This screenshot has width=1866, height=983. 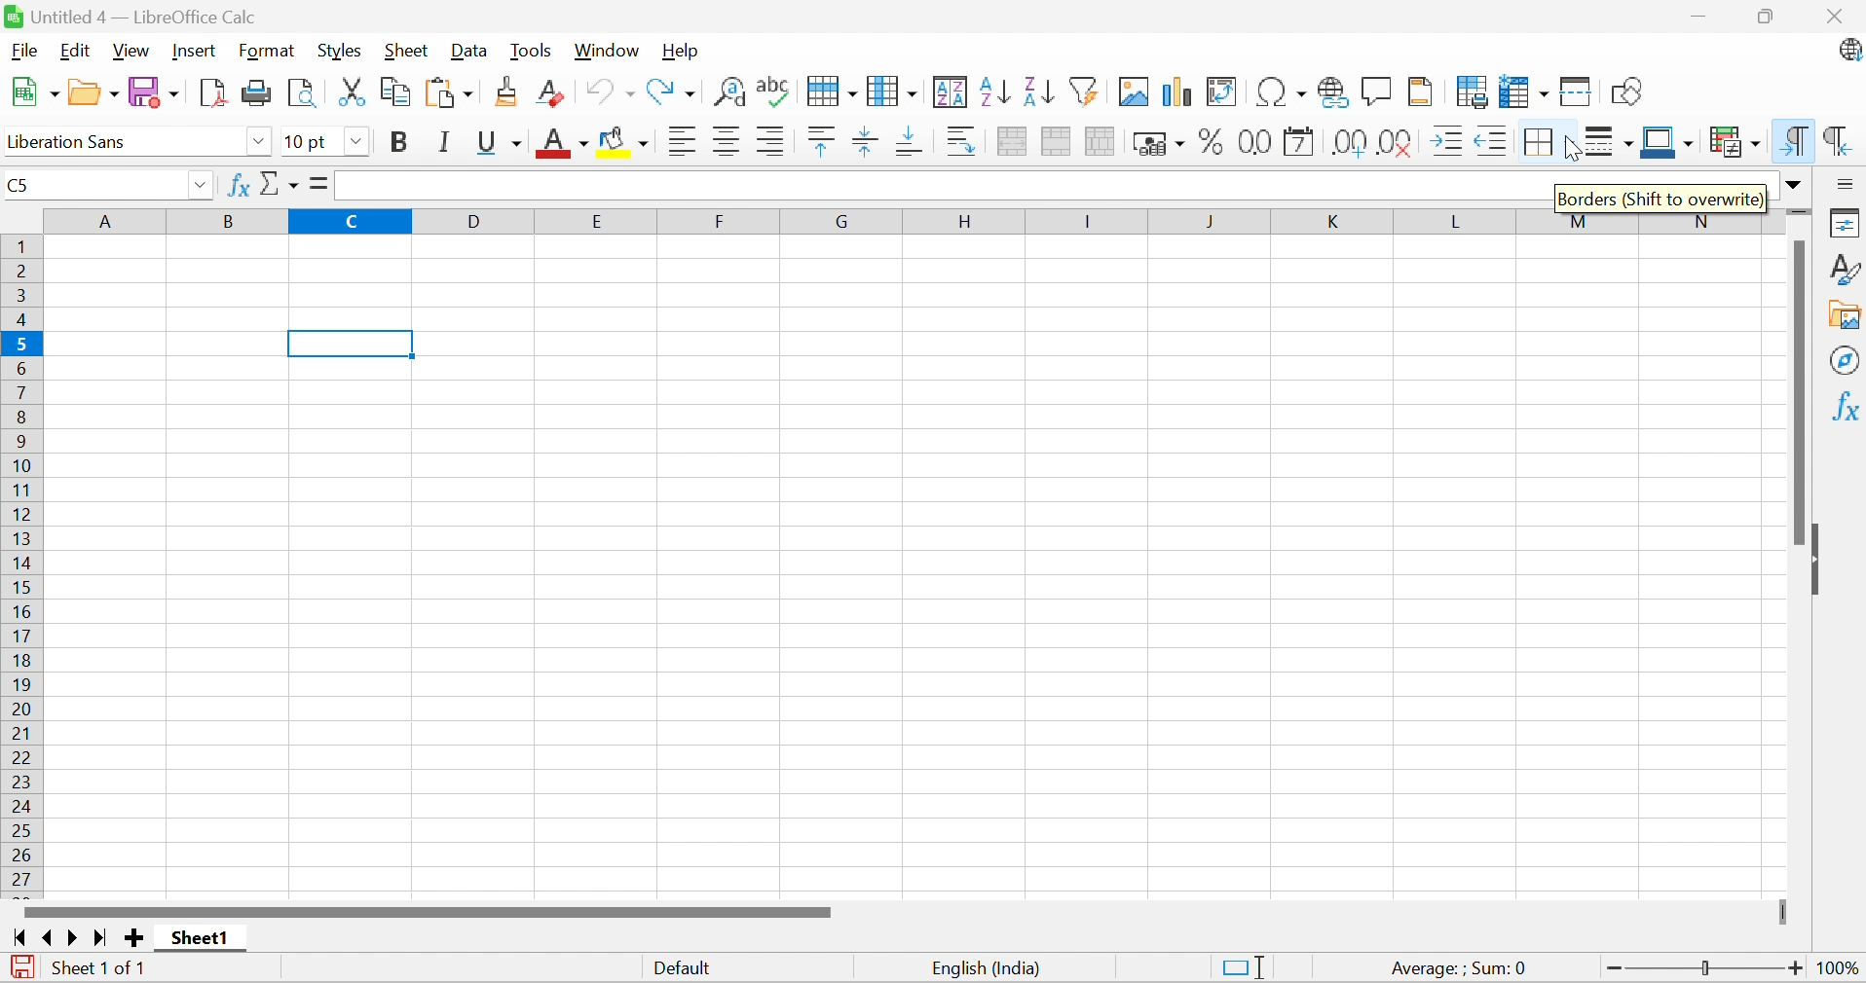 What do you see at coordinates (1799, 214) in the screenshot?
I see `Slider` at bounding box center [1799, 214].